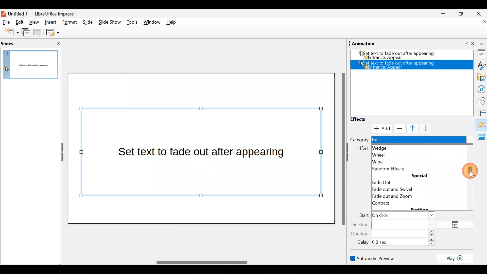 The image size is (487, 274). I want to click on Cursor, so click(380, 128).